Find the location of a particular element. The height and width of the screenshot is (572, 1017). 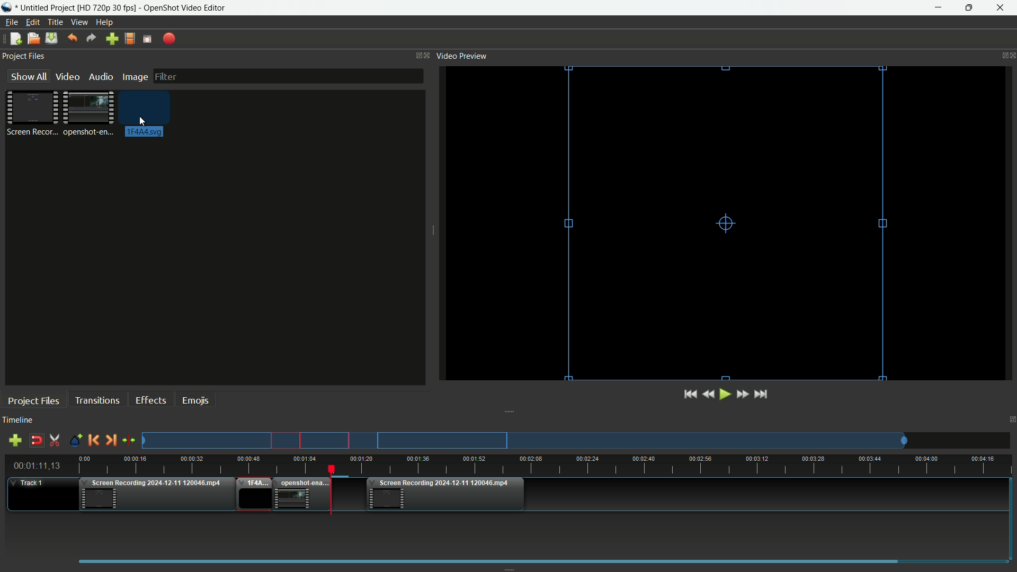

App name is located at coordinates (186, 8).